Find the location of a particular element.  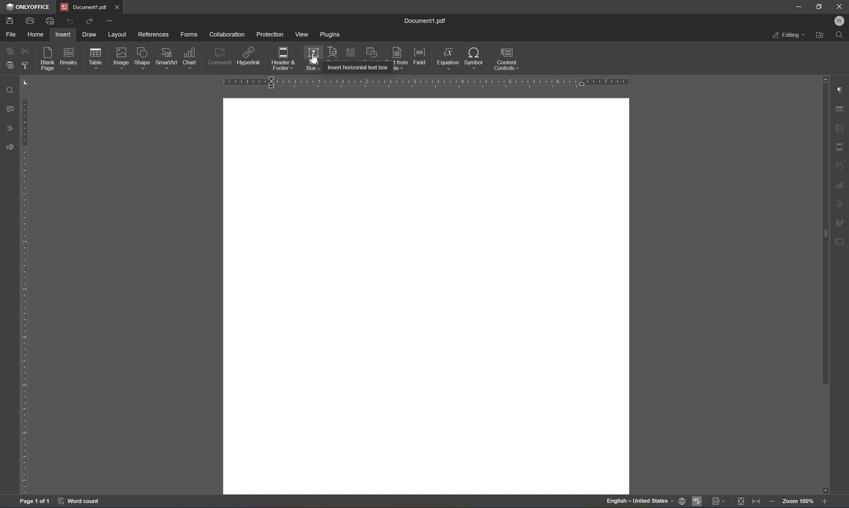

Feedback and support is located at coordinates (9, 147).